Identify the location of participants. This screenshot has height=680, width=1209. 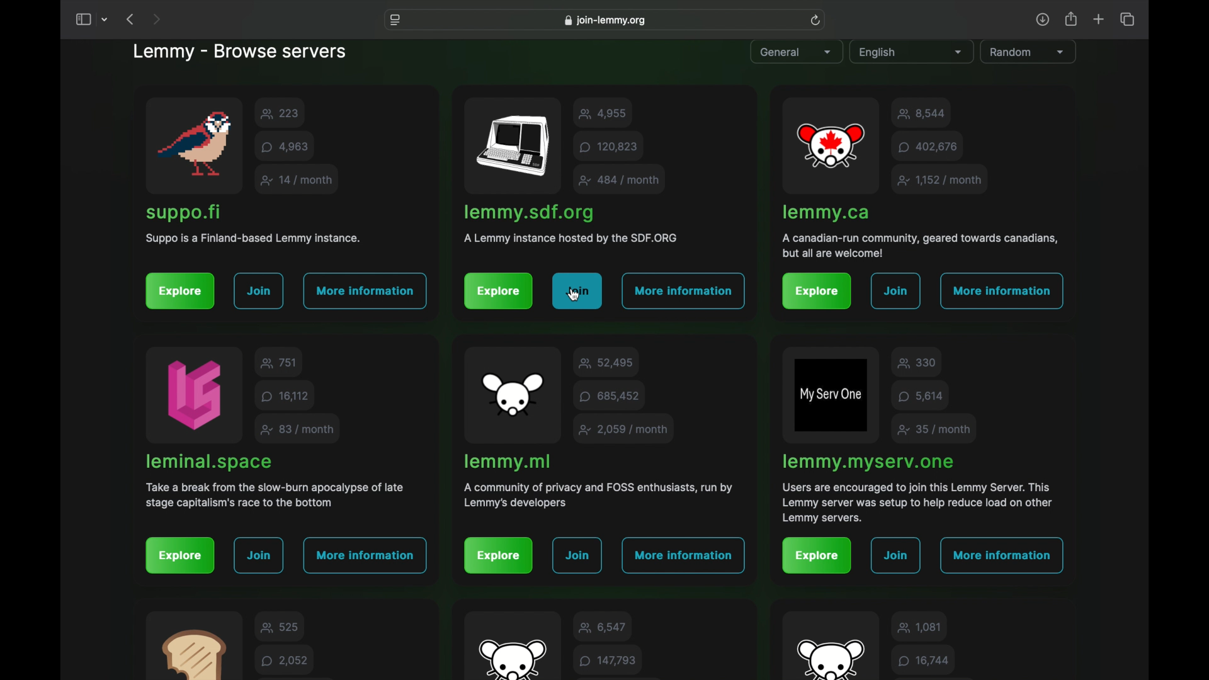
(605, 113).